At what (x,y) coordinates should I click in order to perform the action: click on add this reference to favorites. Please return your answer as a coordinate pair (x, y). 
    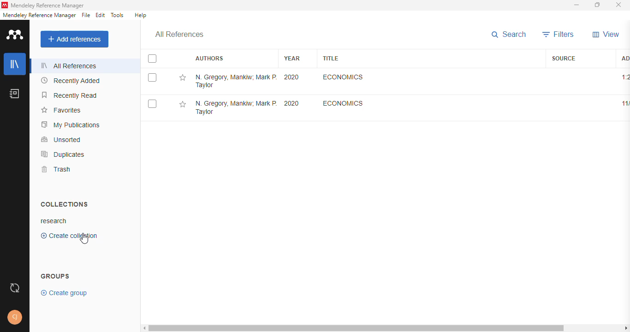
    Looking at the image, I should click on (182, 78).